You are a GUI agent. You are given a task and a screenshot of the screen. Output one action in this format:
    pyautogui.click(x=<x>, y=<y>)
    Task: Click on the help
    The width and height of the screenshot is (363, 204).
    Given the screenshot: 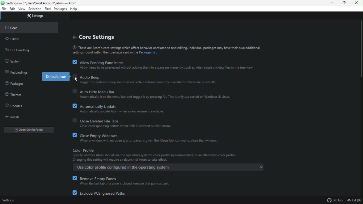 What is the action you would take?
    pyautogui.click(x=77, y=9)
    